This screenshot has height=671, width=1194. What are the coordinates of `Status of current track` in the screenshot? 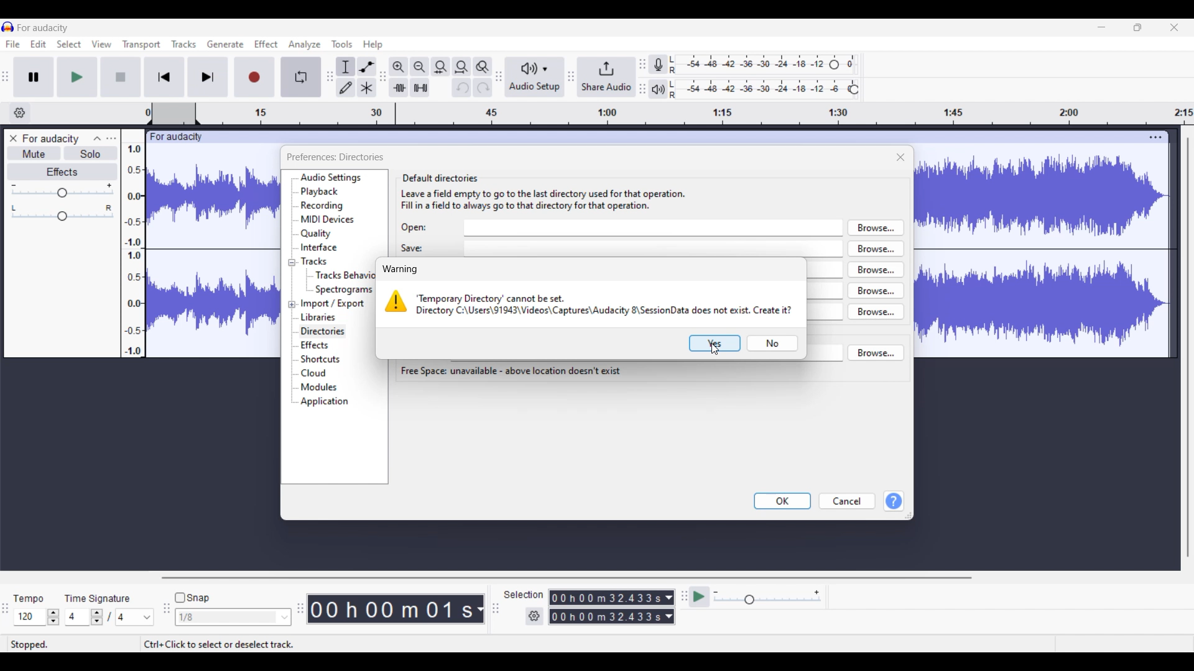 It's located at (31, 644).